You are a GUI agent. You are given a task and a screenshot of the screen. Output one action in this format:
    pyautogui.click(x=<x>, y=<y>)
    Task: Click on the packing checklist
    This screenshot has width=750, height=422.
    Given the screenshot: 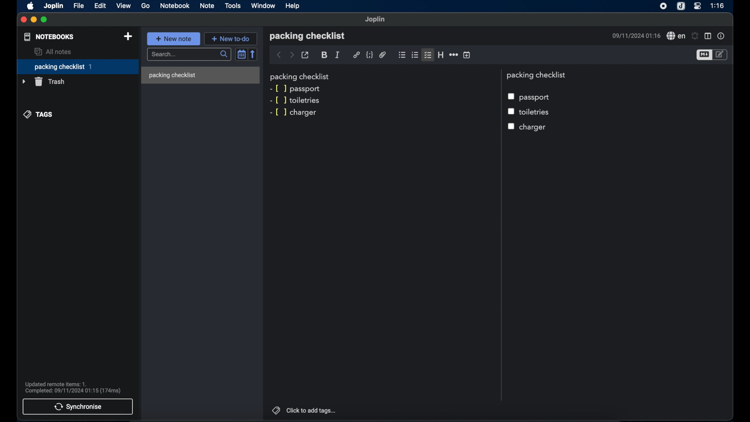 What is the action you would take?
    pyautogui.click(x=300, y=77)
    